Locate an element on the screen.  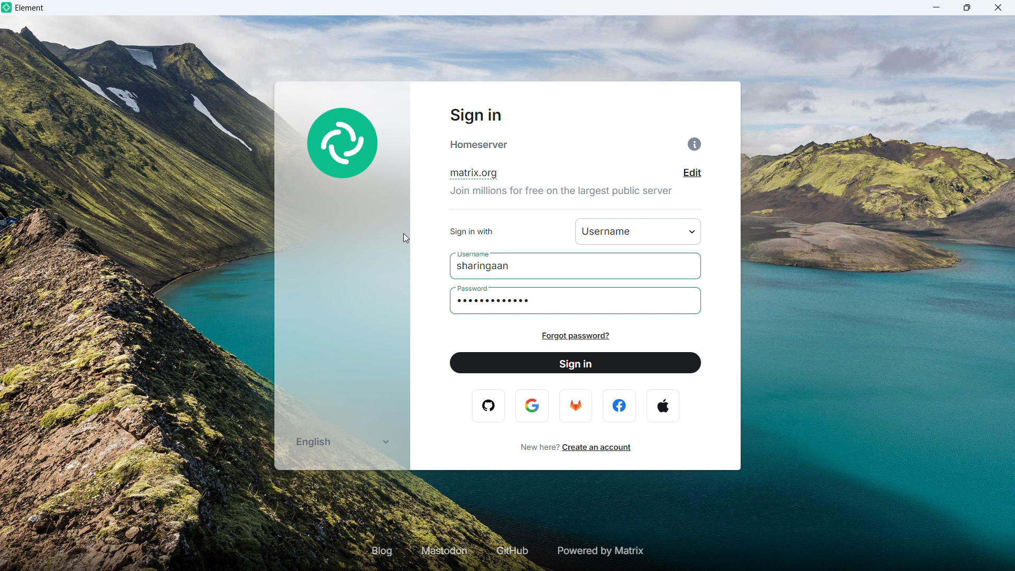
Blog  is located at coordinates (382, 550).